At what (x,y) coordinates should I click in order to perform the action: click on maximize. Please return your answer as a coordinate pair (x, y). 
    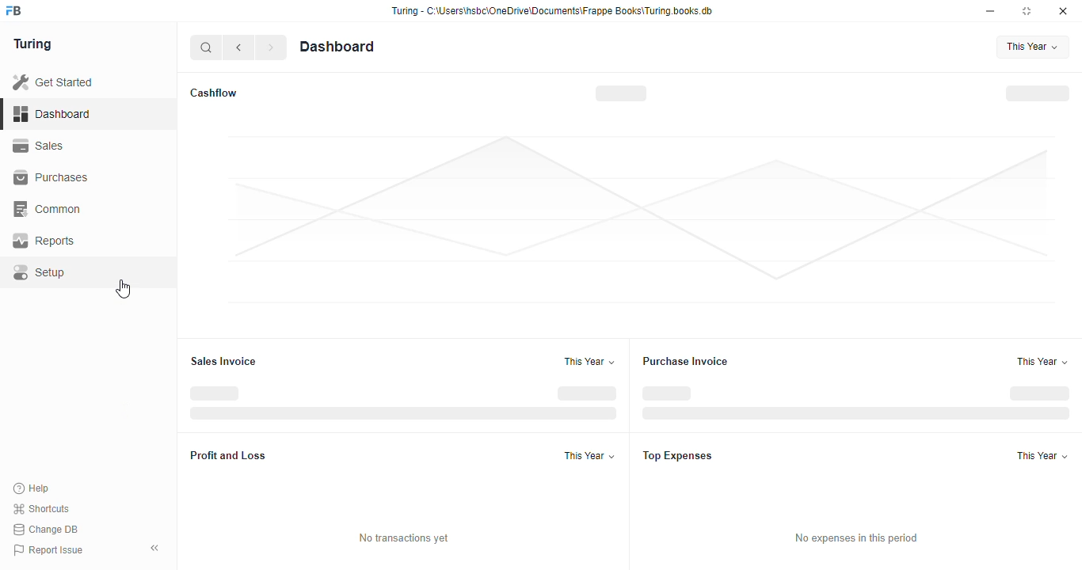
    Looking at the image, I should click on (1027, 11).